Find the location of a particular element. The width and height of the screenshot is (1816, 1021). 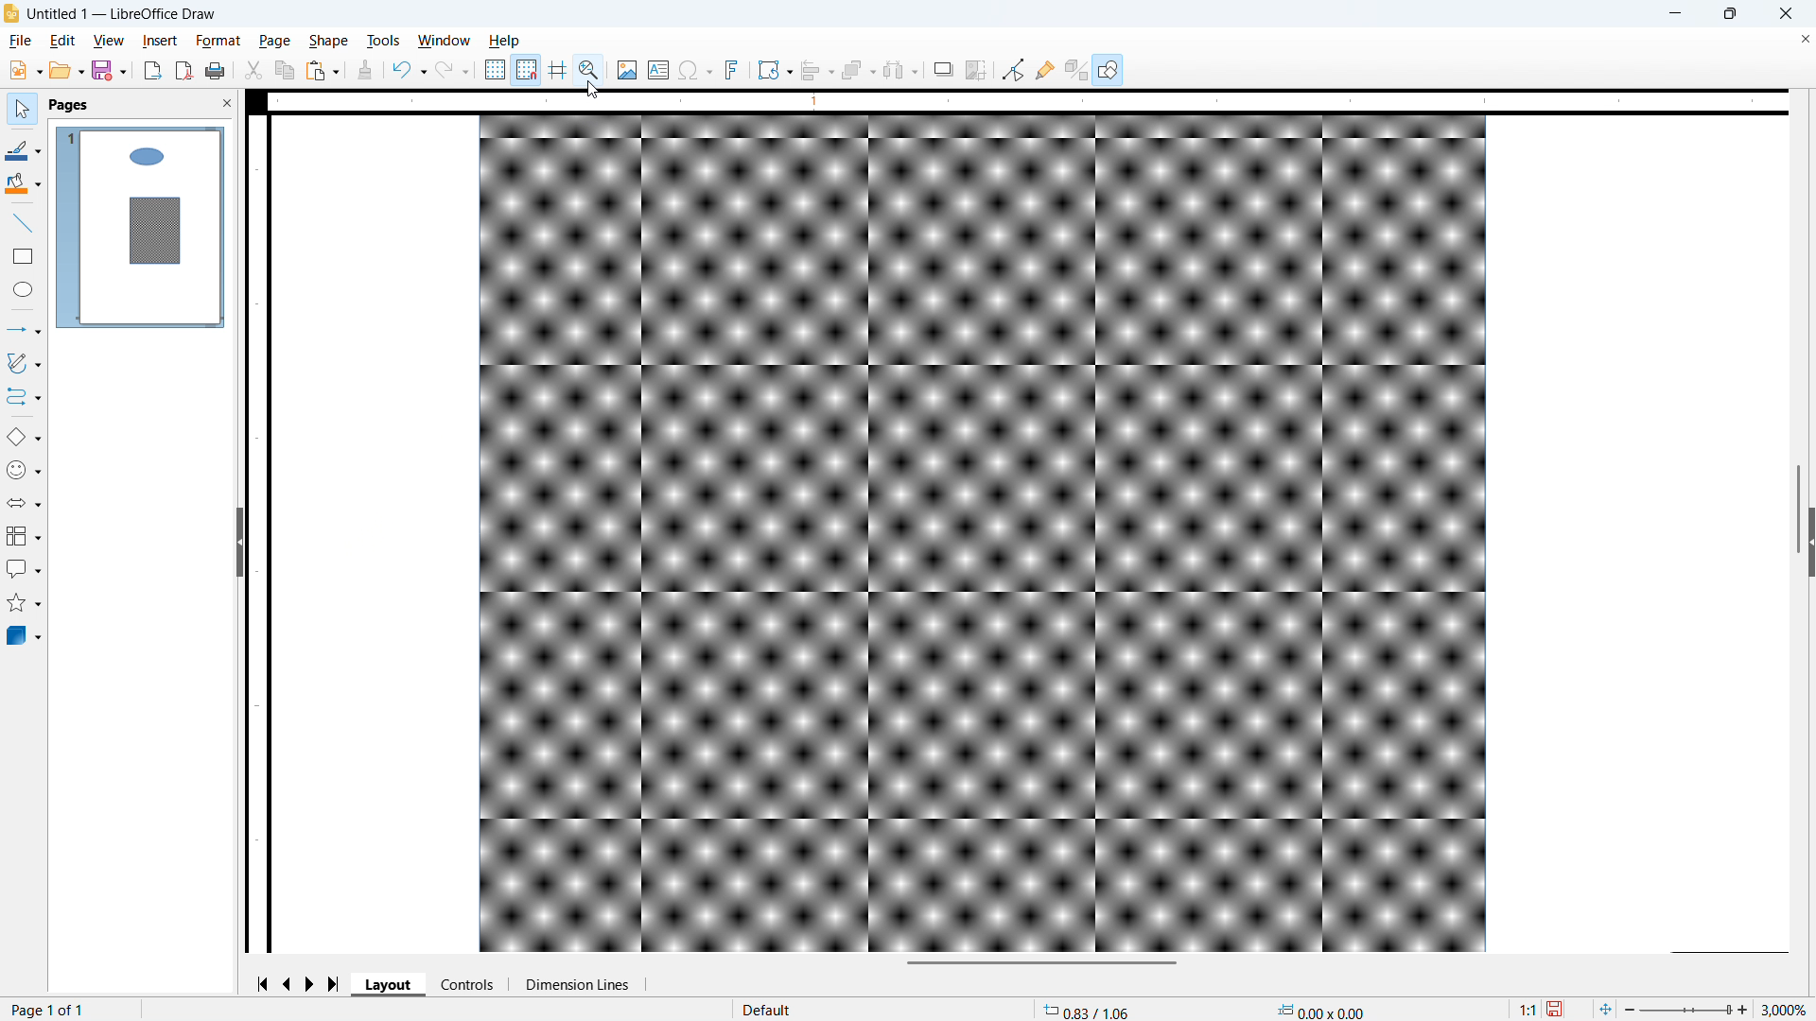

Default page style  is located at coordinates (768, 1008).